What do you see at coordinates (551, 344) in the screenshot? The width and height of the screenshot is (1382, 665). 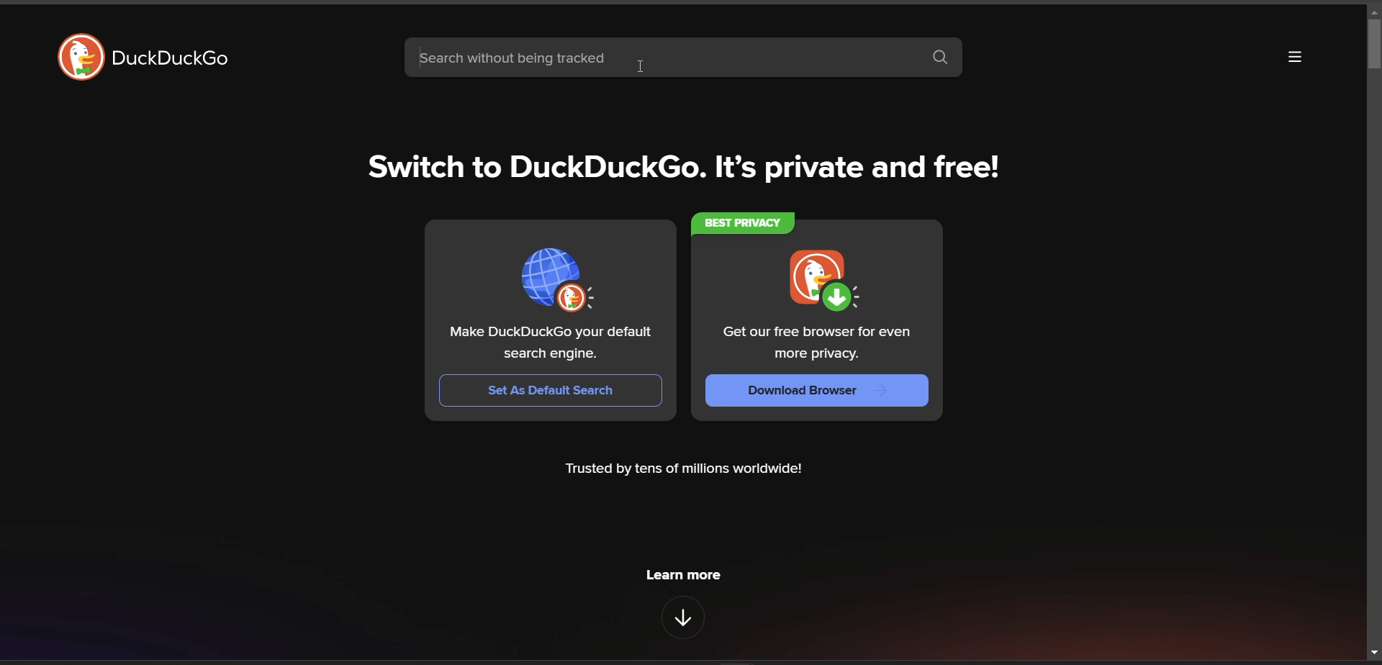 I see `Make DuckDuckGo your default search engine.` at bounding box center [551, 344].